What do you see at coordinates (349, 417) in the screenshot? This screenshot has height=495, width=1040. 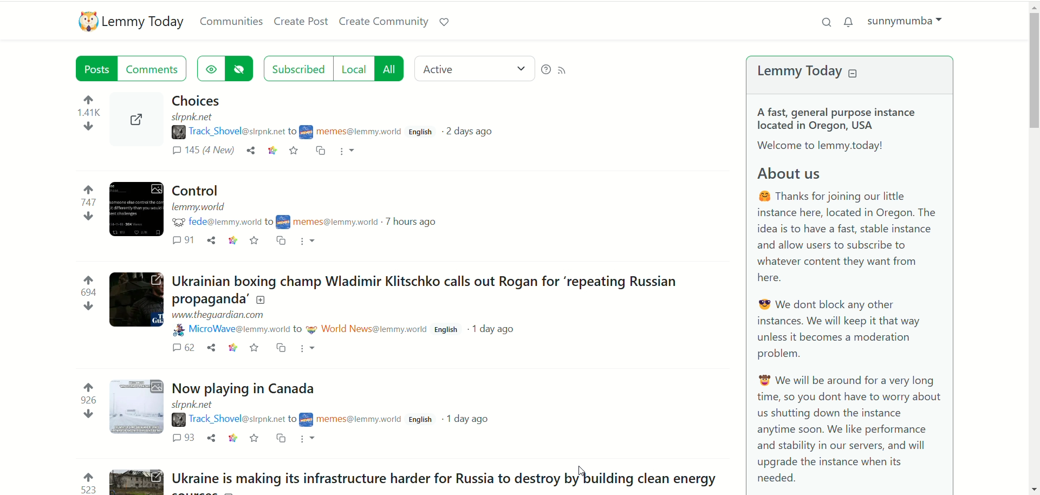 I see `community` at bounding box center [349, 417].